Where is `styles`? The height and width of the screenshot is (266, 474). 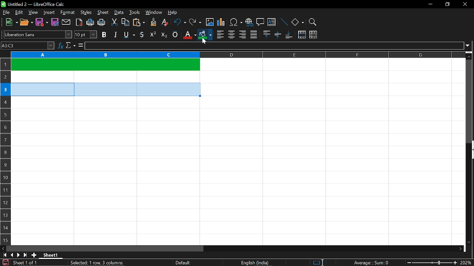 styles is located at coordinates (86, 13).